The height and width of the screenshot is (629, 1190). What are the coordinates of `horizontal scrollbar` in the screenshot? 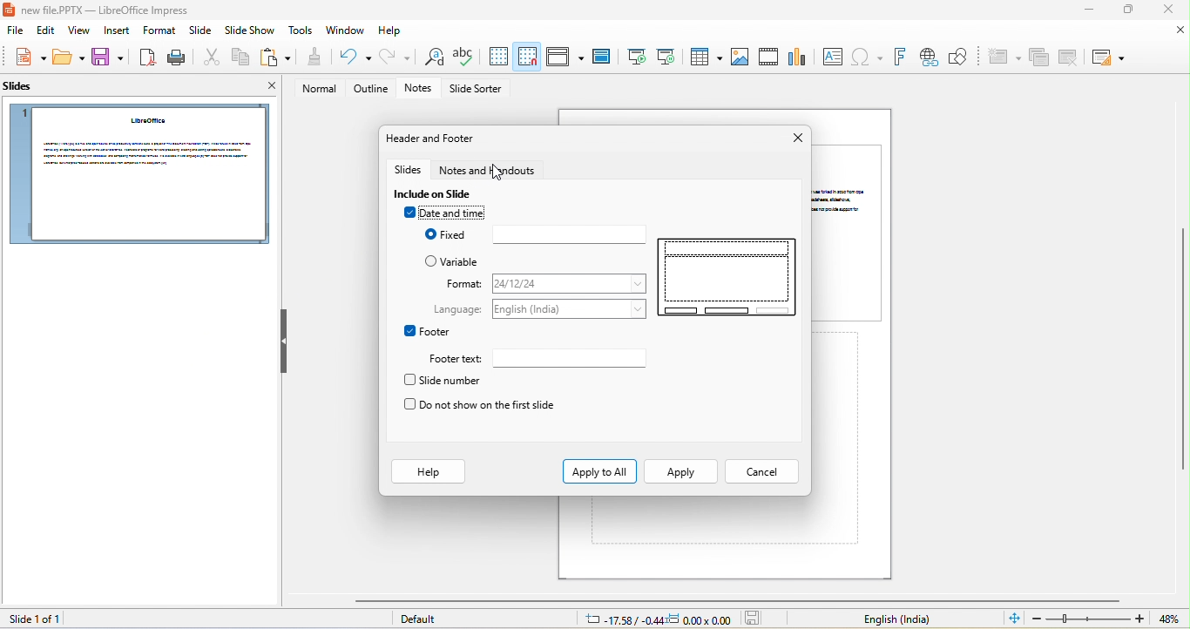 It's located at (736, 600).